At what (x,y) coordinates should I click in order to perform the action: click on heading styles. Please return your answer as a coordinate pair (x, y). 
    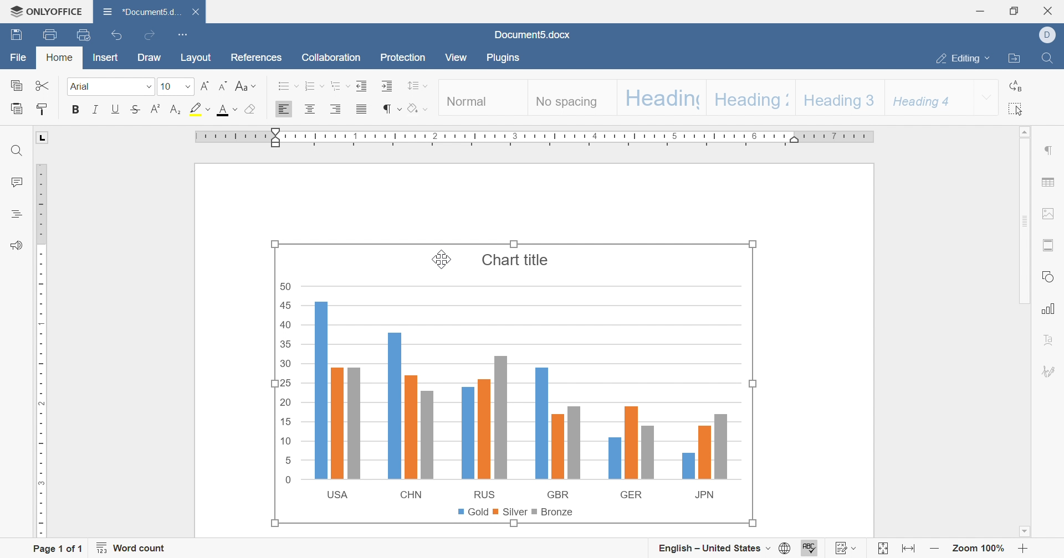
    Looking at the image, I should click on (704, 97).